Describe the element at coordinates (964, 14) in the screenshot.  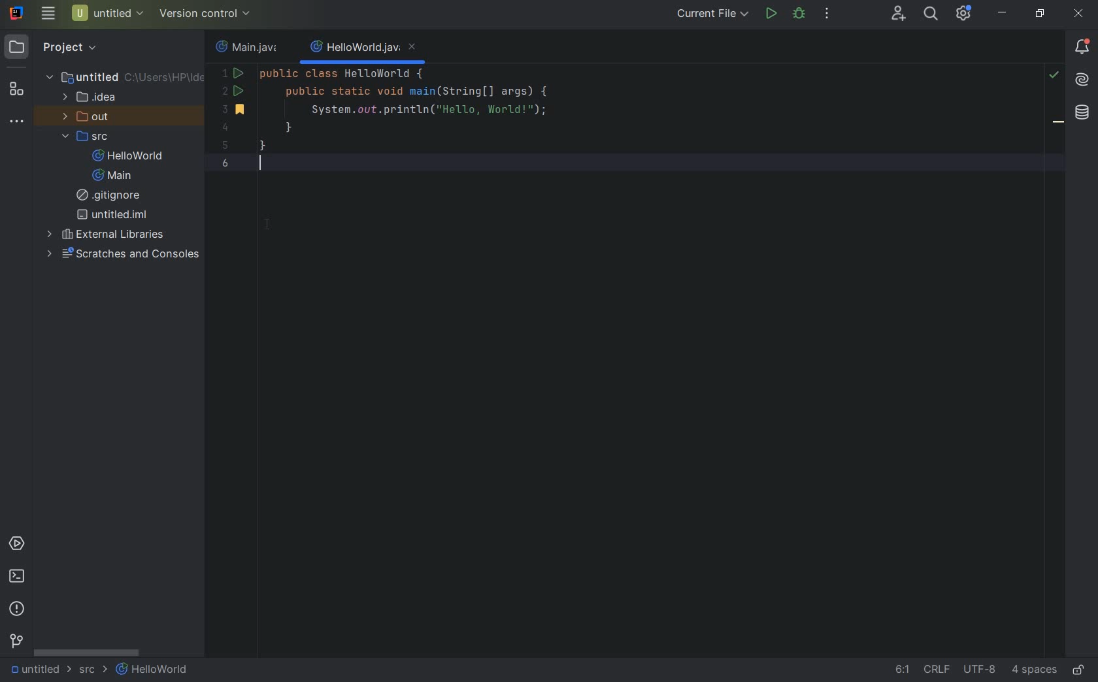
I see `IDE and Project Settings` at that location.